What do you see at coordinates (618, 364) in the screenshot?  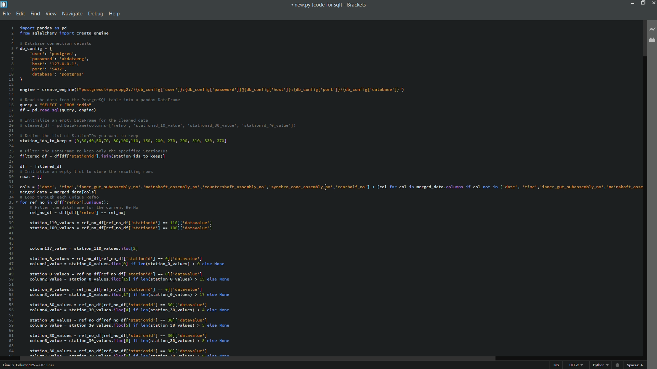 I see `web` at bounding box center [618, 364].